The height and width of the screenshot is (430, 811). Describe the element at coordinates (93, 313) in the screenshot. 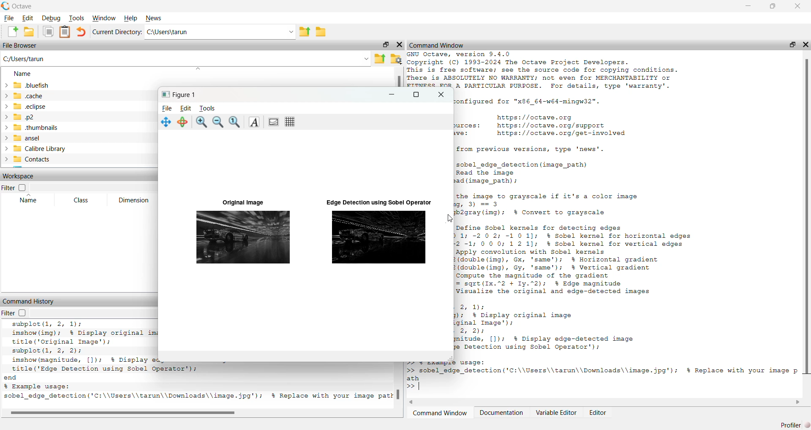

I see `dropdown` at that location.